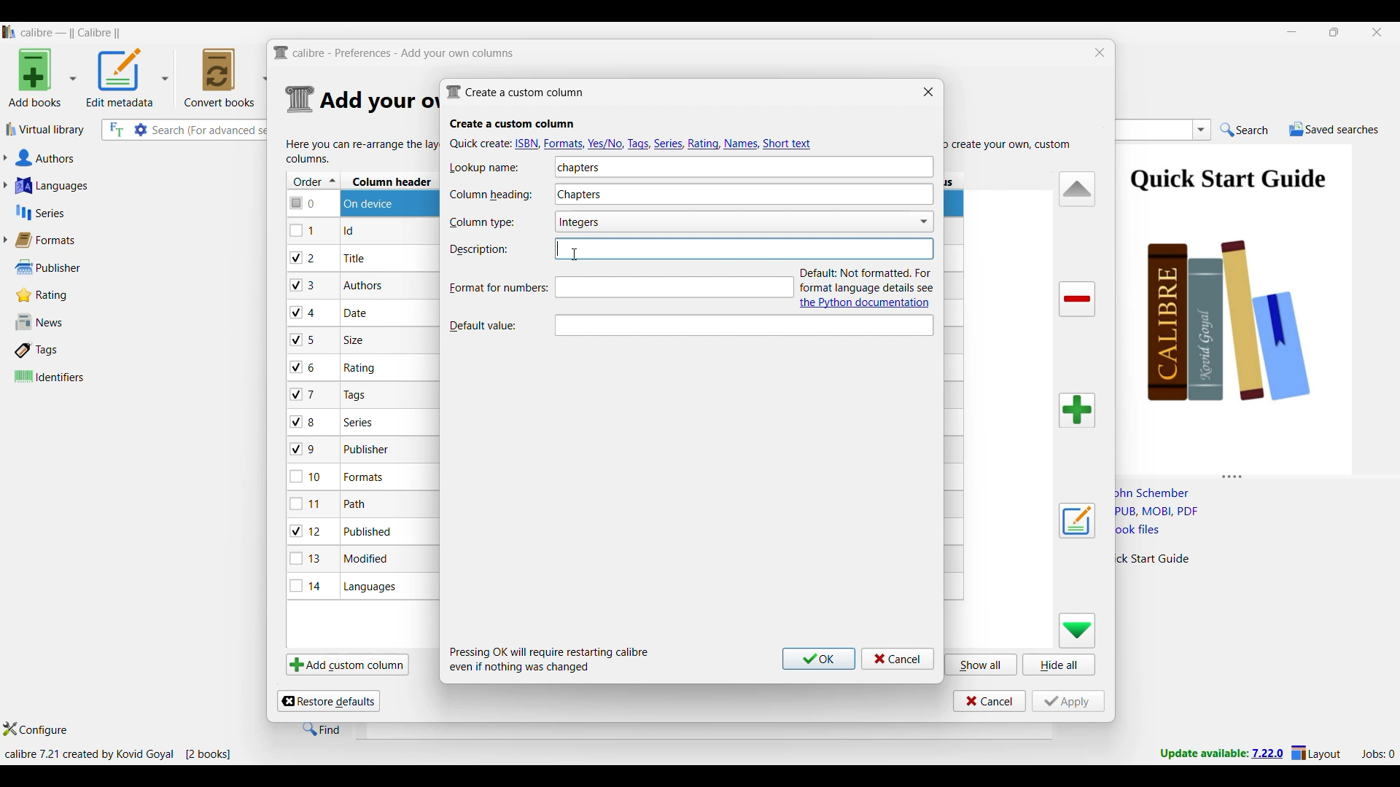 The height and width of the screenshot is (787, 1400). Describe the element at coordinates (46, 129) in the screenshot. I see `Virtual library` at that location.